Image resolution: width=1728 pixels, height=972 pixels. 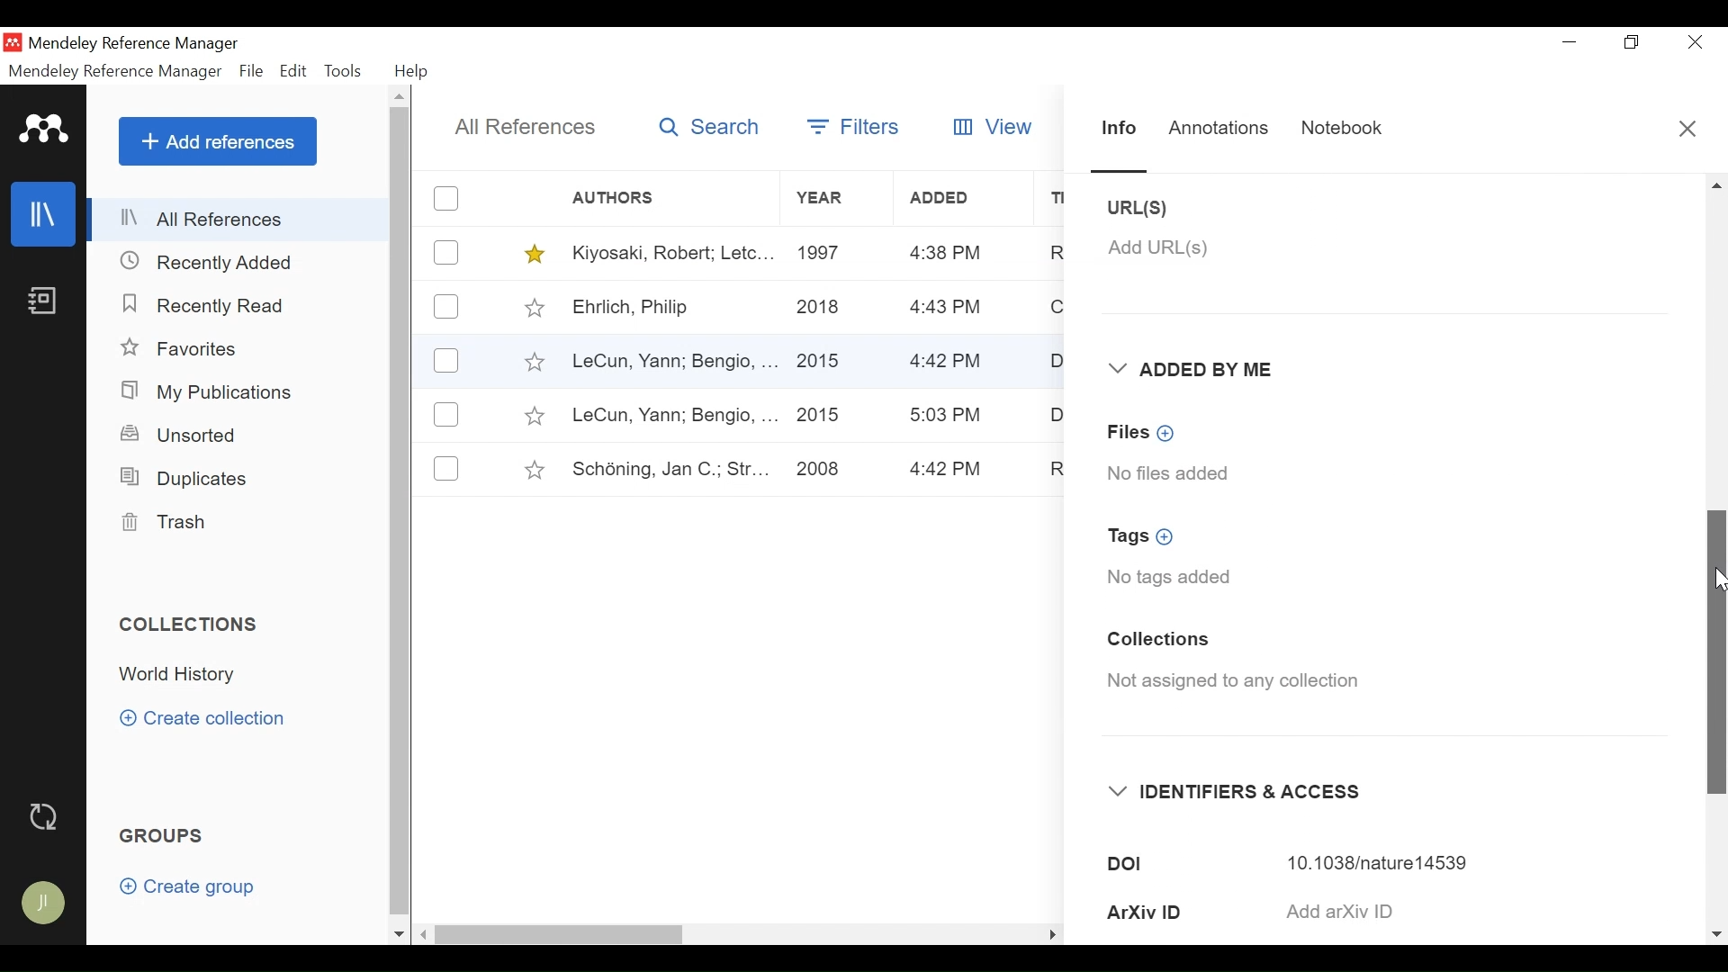 I want to click on URL(S), so click(x=1155, y=208).